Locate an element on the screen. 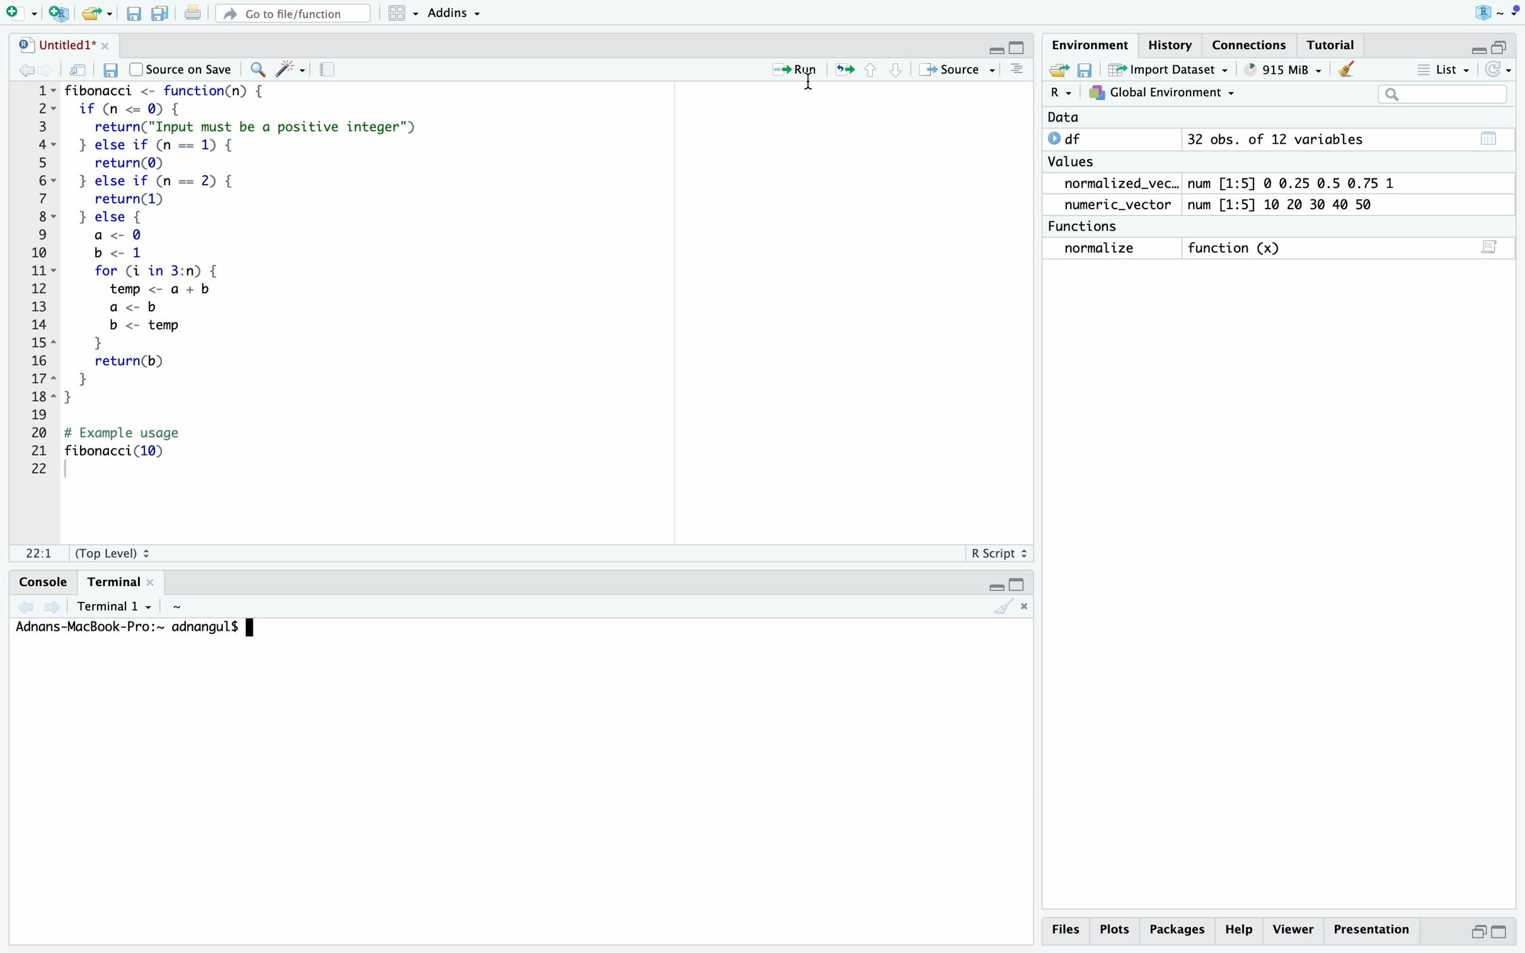 Image resolution: width=1525 pixels, height=953 pixels. refresh the list of objects is located at coordinates (1503, 70).